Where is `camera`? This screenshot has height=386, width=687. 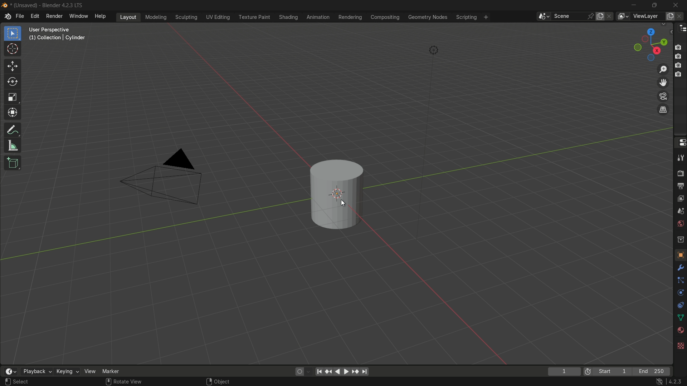 camera is located at coordinates (168, 178).